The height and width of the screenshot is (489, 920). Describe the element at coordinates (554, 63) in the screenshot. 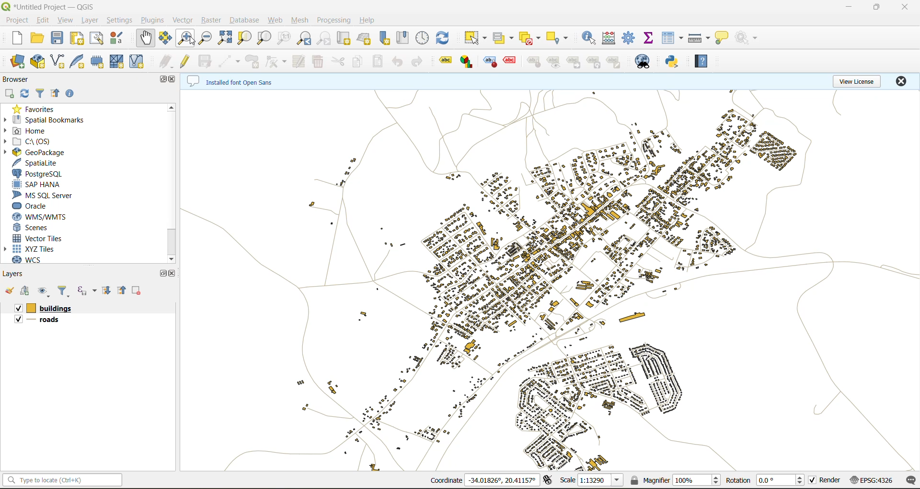

I see `Toggle Label Visibility` at that location.